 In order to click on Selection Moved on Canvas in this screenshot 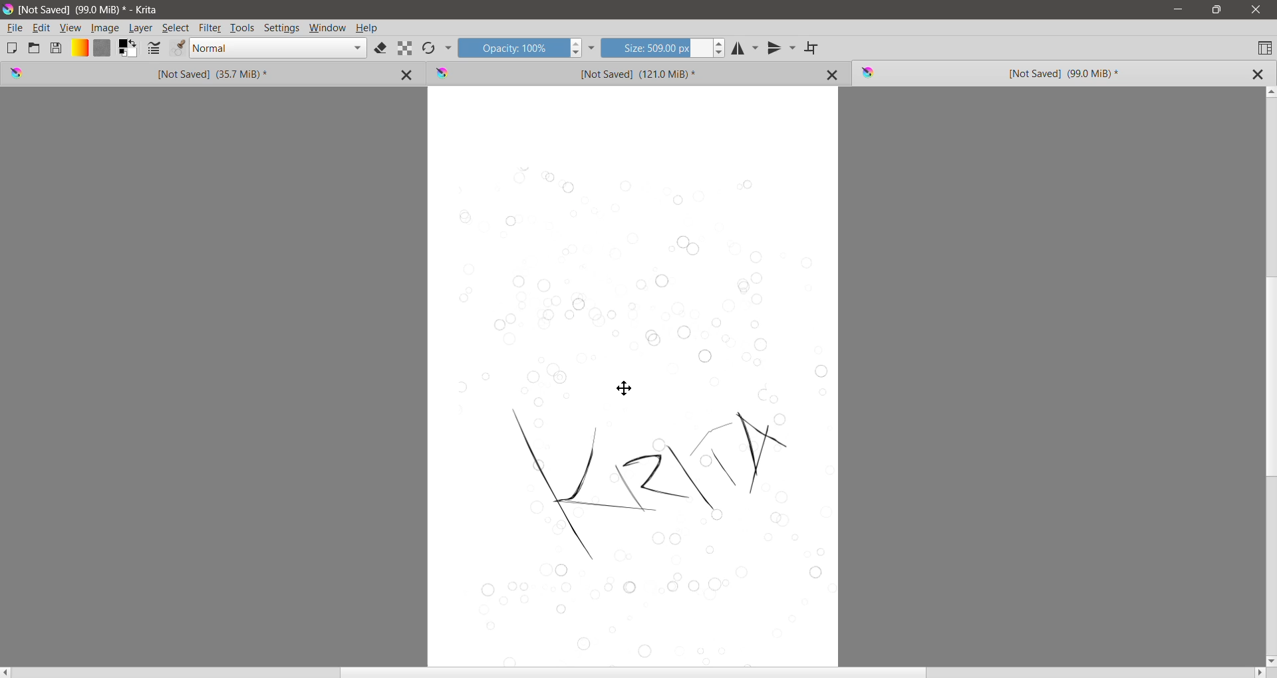, I will do `click(642, 409)`.